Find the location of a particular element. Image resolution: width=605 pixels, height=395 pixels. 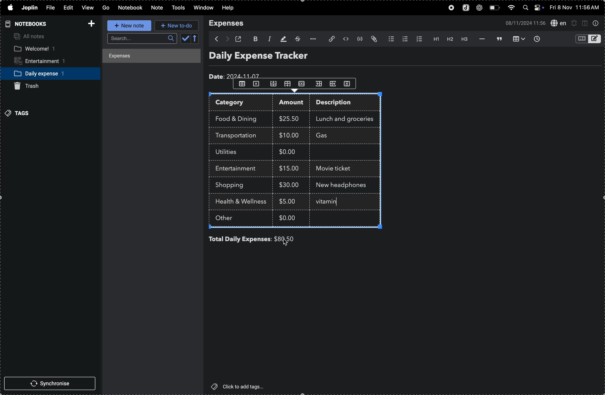

spell check is located at coordinates (558, 23).